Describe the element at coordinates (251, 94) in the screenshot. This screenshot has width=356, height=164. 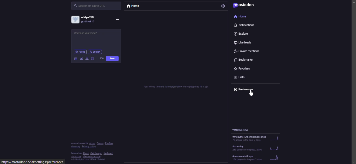
I see `cursor` at that location.